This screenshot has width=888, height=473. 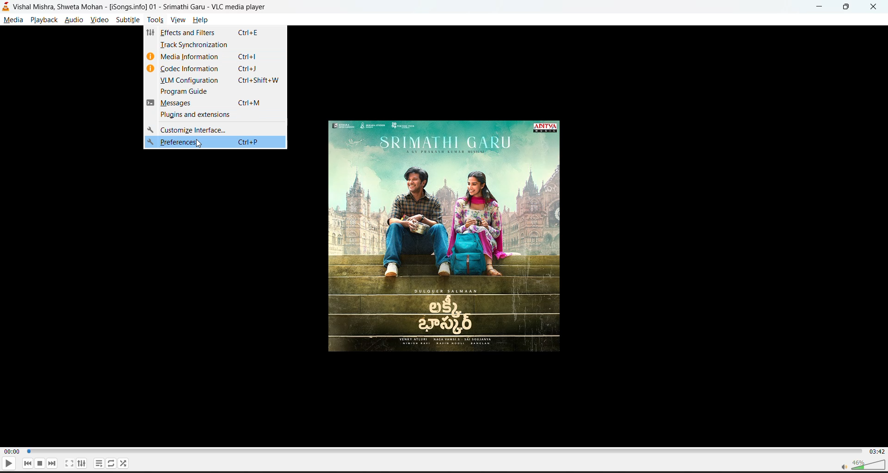 What do you see at coordinates (108, 461) in the screenshot?
I see `loop` at bounding box center [108, 461].